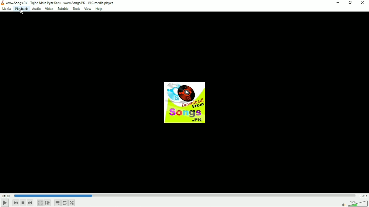  I want to click on cursor, so click(22, 13).